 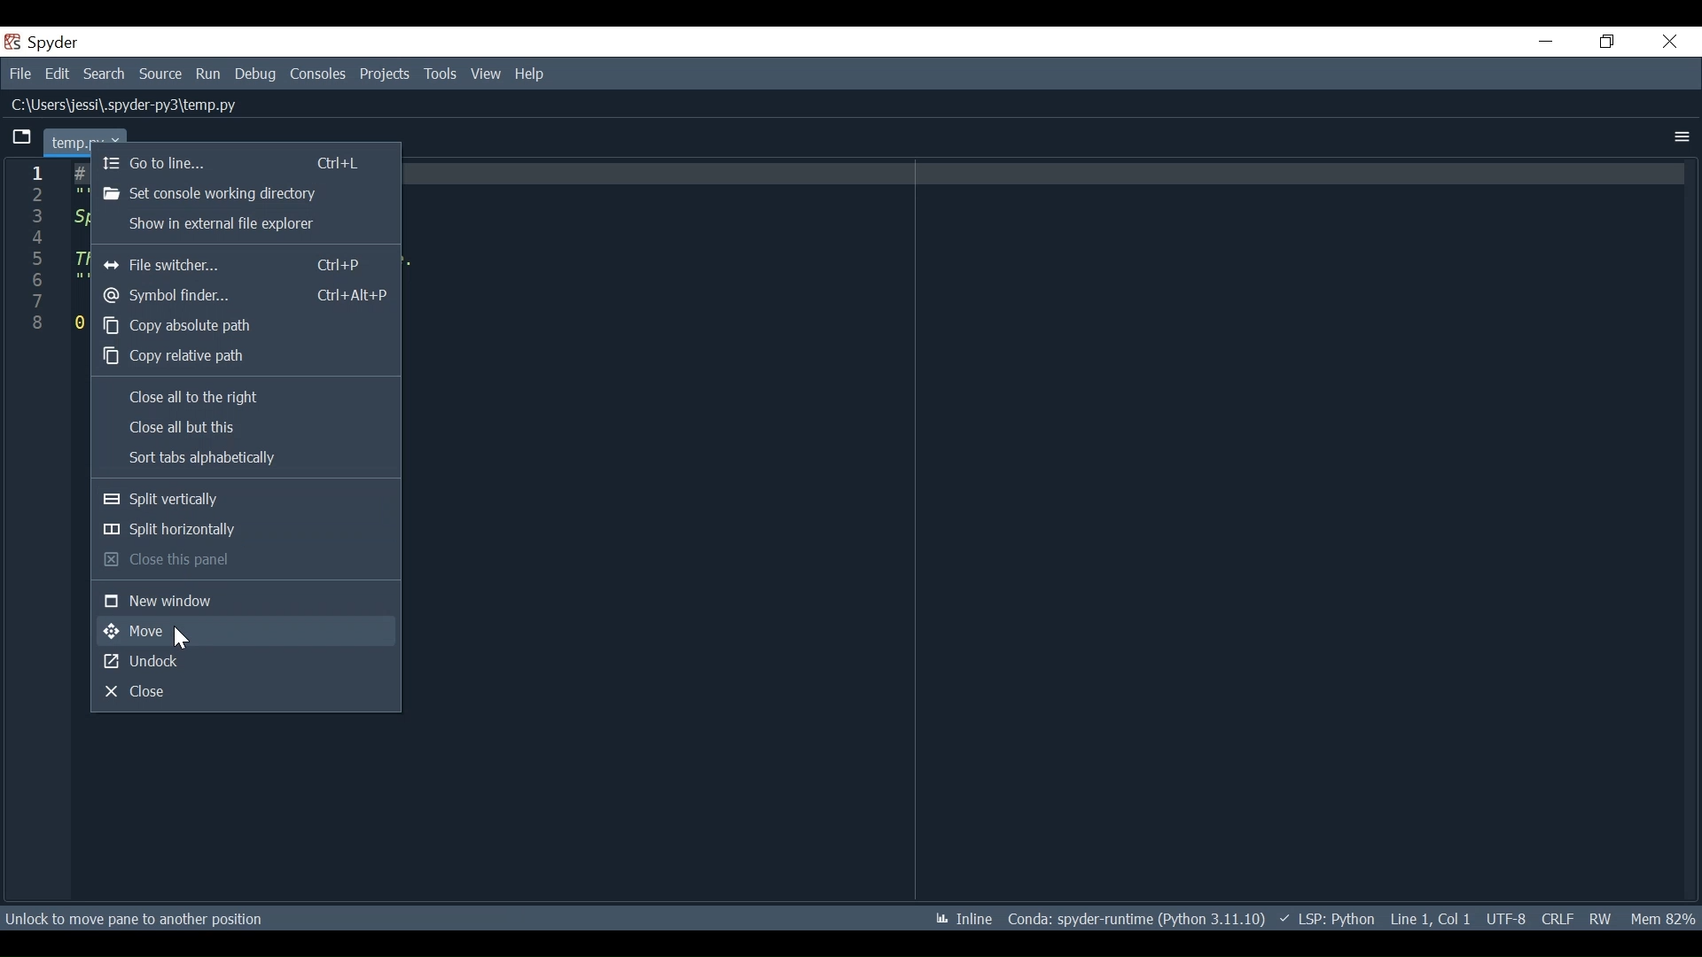 I want to click on Go to line, so click(x=244, y=163).